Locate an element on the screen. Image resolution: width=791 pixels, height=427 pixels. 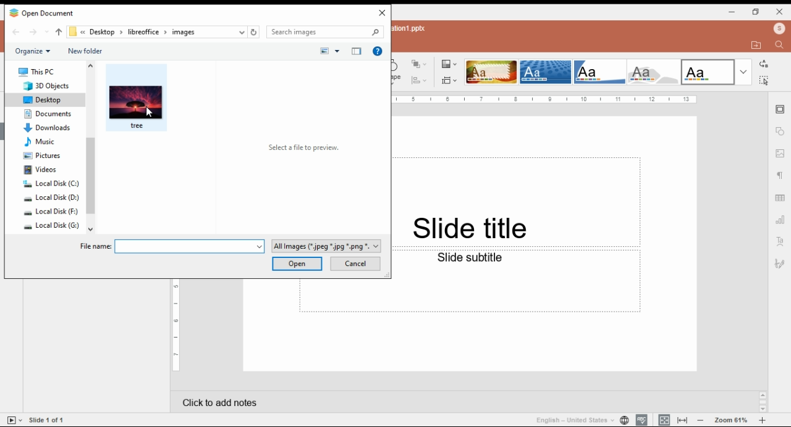
click to add notes is located at coordinates (452, 399).